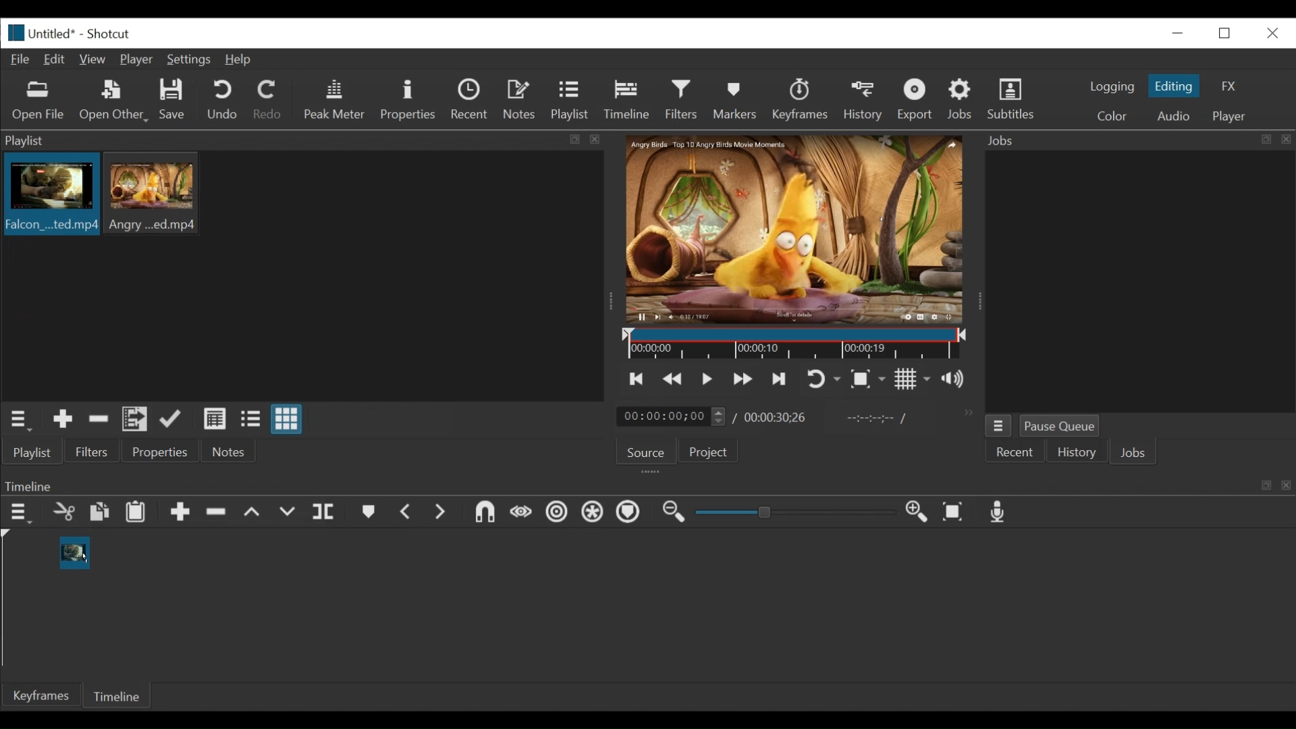  I want to click on Recent, so click(1016, 453).